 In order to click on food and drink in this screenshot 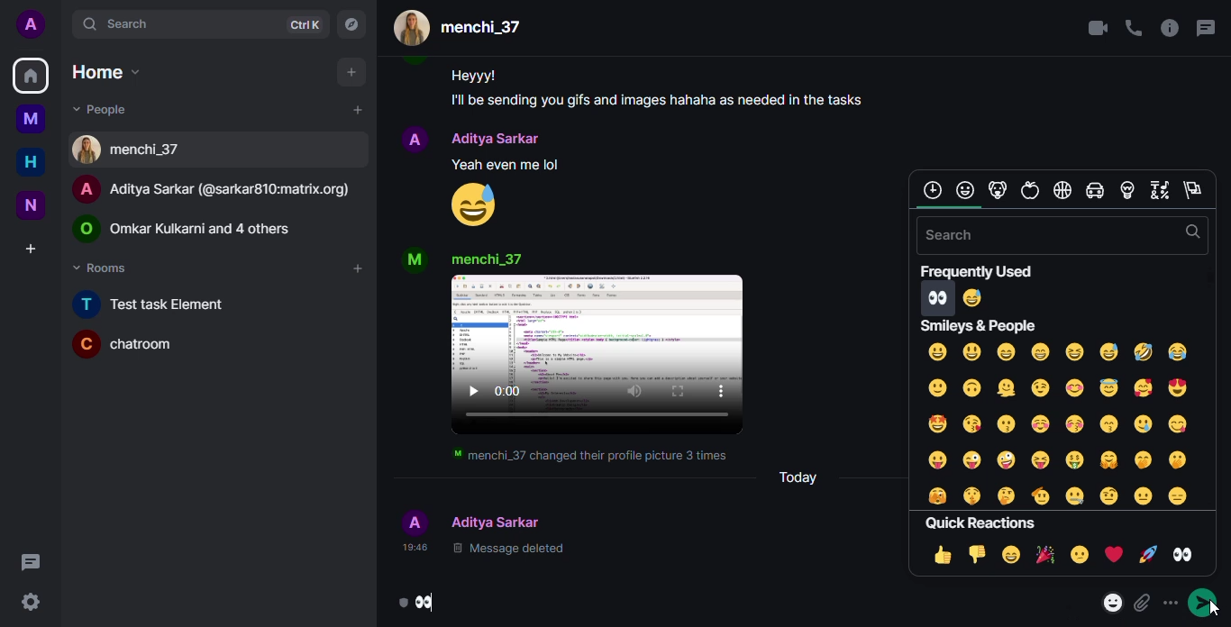, I will do `click(1029, 191)`.